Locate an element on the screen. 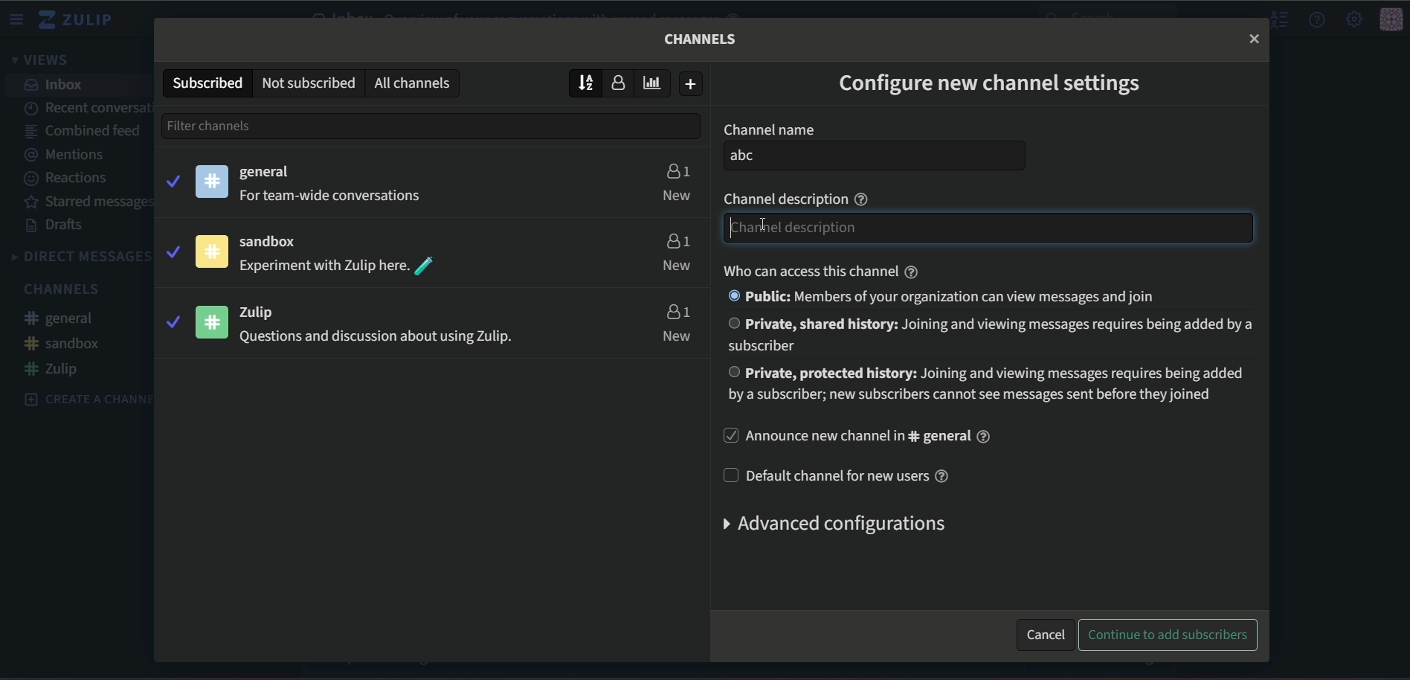 This screenshot has width=1410, height=680. #sandbox is located at coordinates (63, 343).